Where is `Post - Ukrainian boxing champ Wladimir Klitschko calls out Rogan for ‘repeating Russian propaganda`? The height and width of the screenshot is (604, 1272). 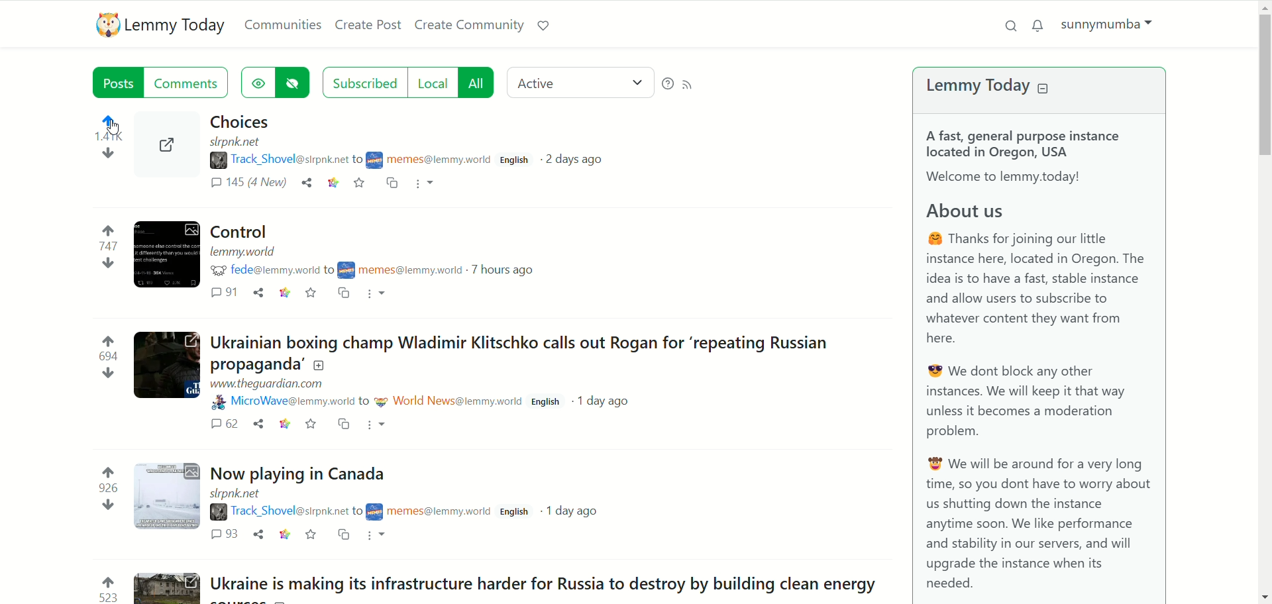 Post - Ukrainian boxing champ Wladimir Klitschko calls out Rogan for ‘repeating Russian propaganda is located at coordinates (543, 352).